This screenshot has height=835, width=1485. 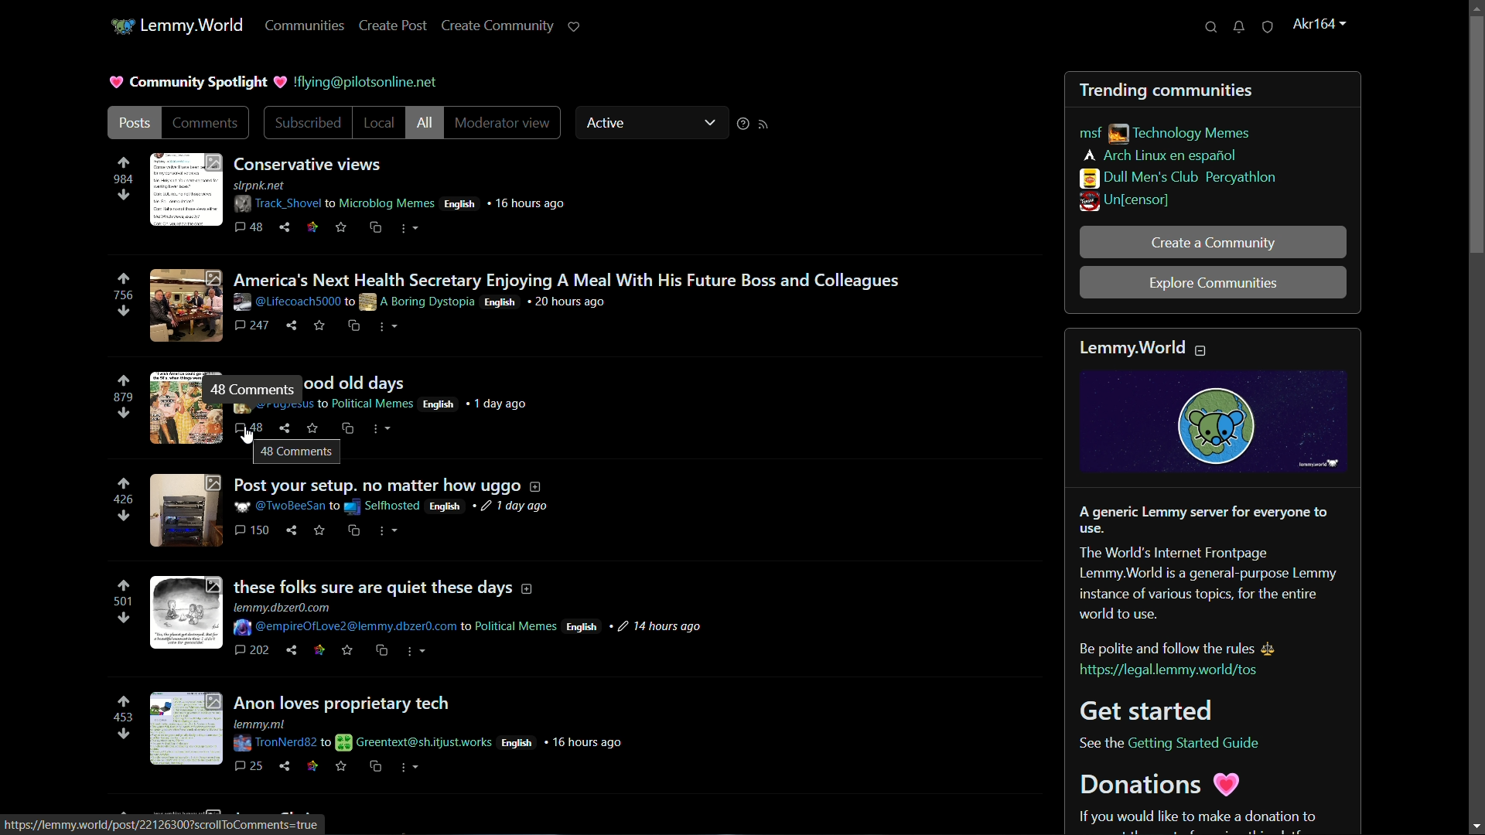 What do you see at coordinates (764, 124) in the screenshot?
I see `rss` at bounding box center [764, 124].